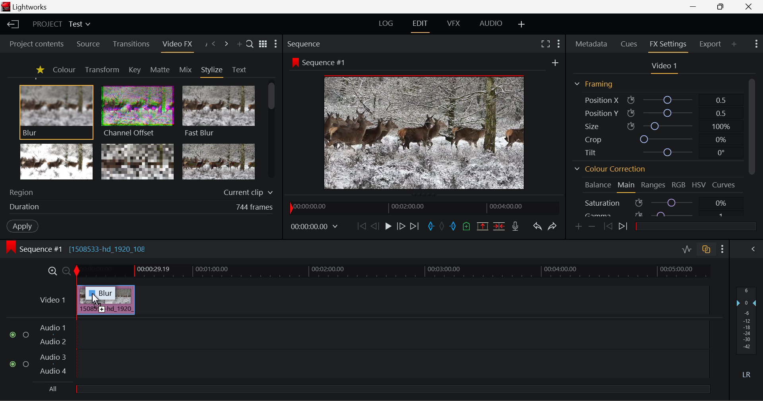  What do you see at coordinates (430, 225) in the screenshot?
I see `Mark In` at bounding box center [430, 225].